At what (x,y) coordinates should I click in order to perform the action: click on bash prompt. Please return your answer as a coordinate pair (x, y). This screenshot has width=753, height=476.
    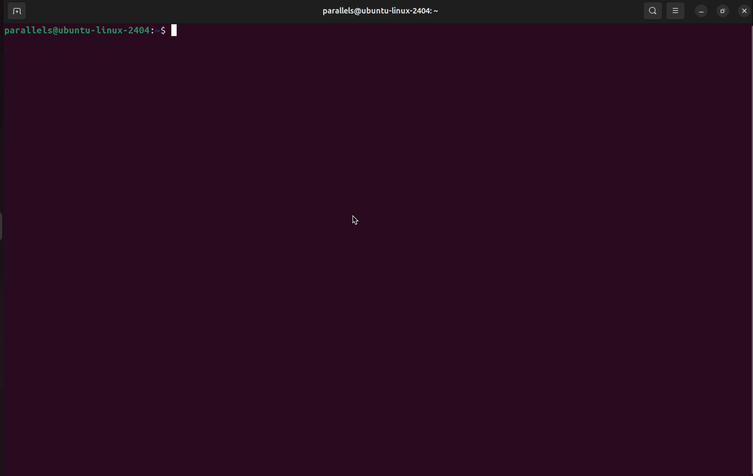
    Looking at the image, I should click on (83, 31).